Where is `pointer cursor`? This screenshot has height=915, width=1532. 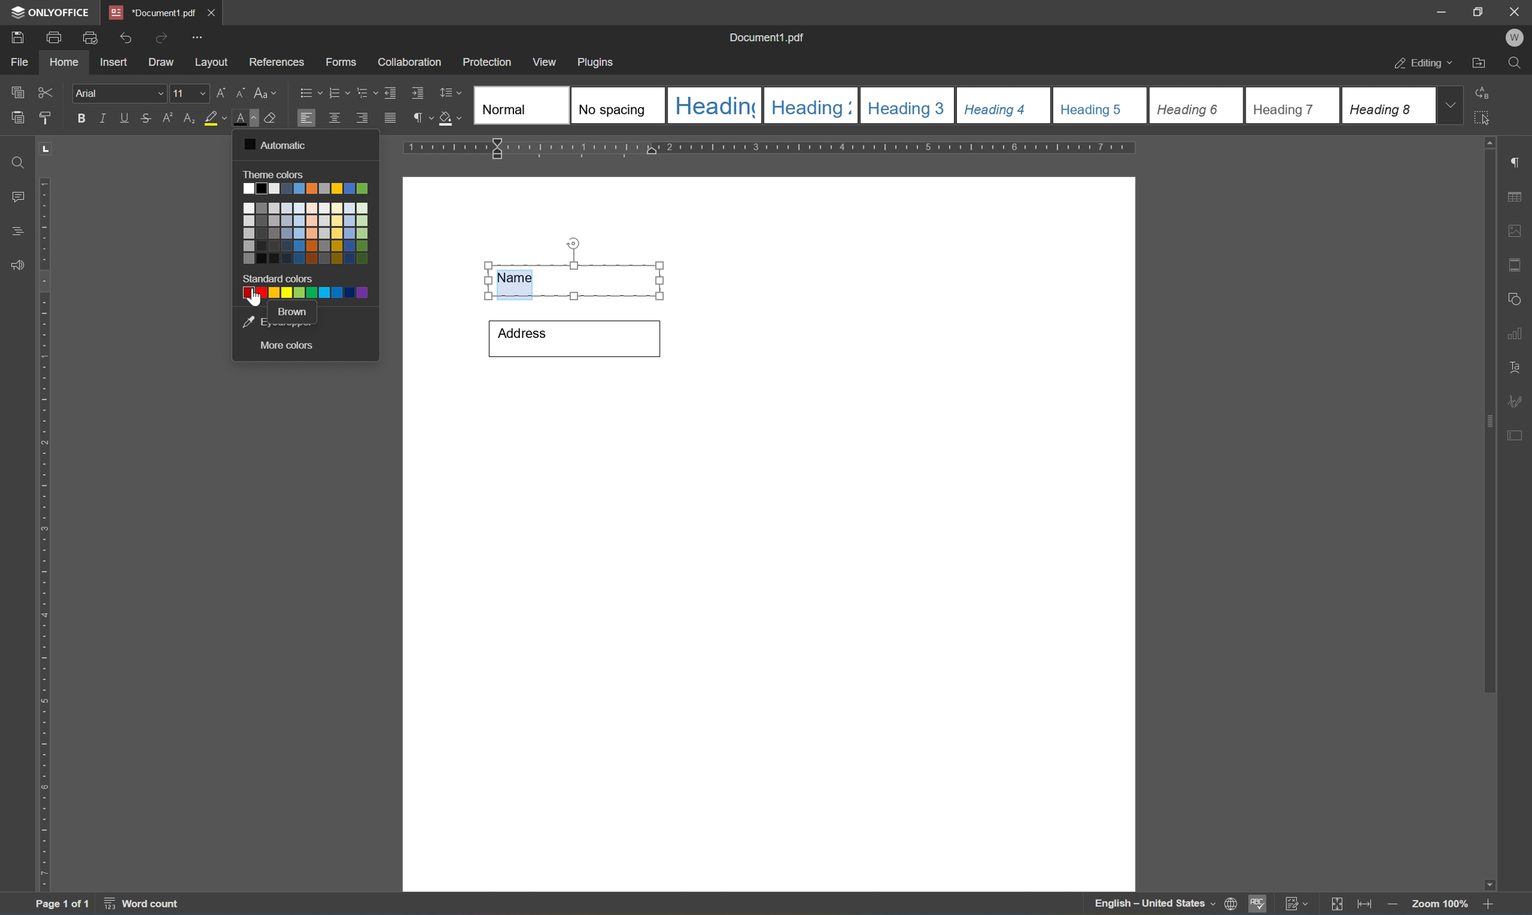 pointer cursor is located at coordinates (258, 303).